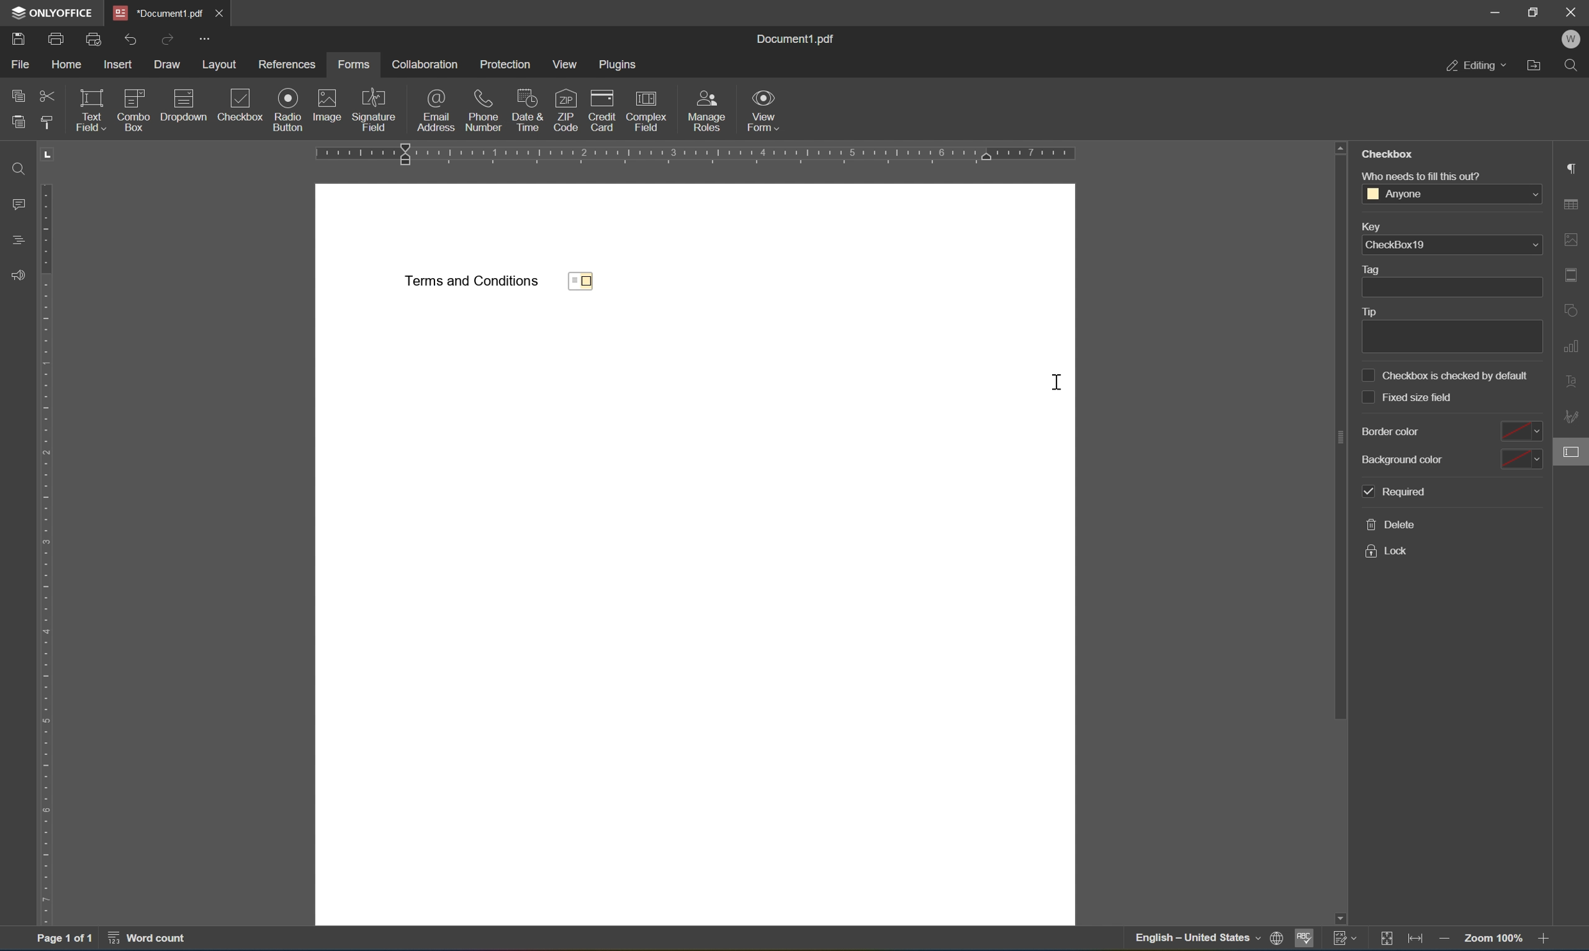  Describe the element at coordinates (19, 278) in the screenshot. I see `feedback and support` at that location.